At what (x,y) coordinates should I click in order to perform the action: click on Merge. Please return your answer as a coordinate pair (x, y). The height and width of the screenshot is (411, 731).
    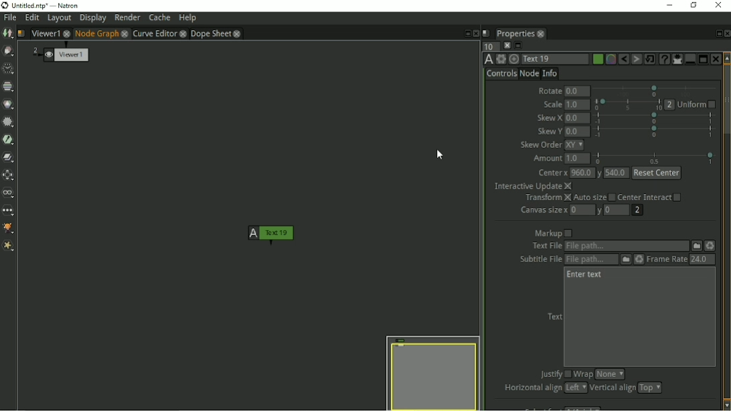
    Looking at the image, I should click on (9, 158).